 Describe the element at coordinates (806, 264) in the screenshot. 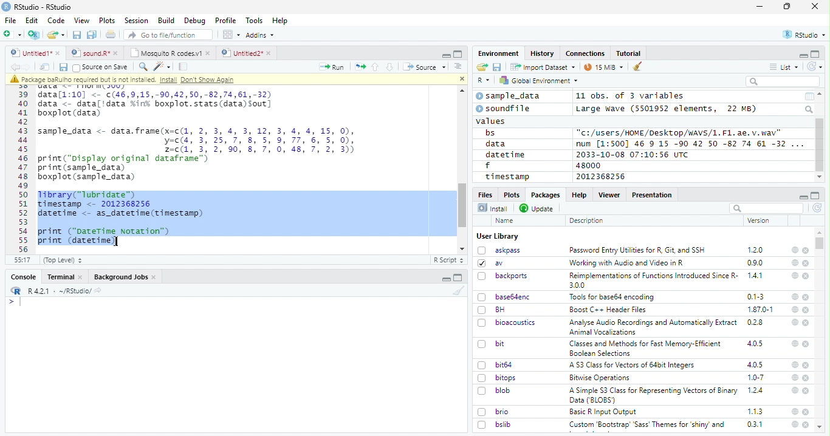

I see `close` at that location.